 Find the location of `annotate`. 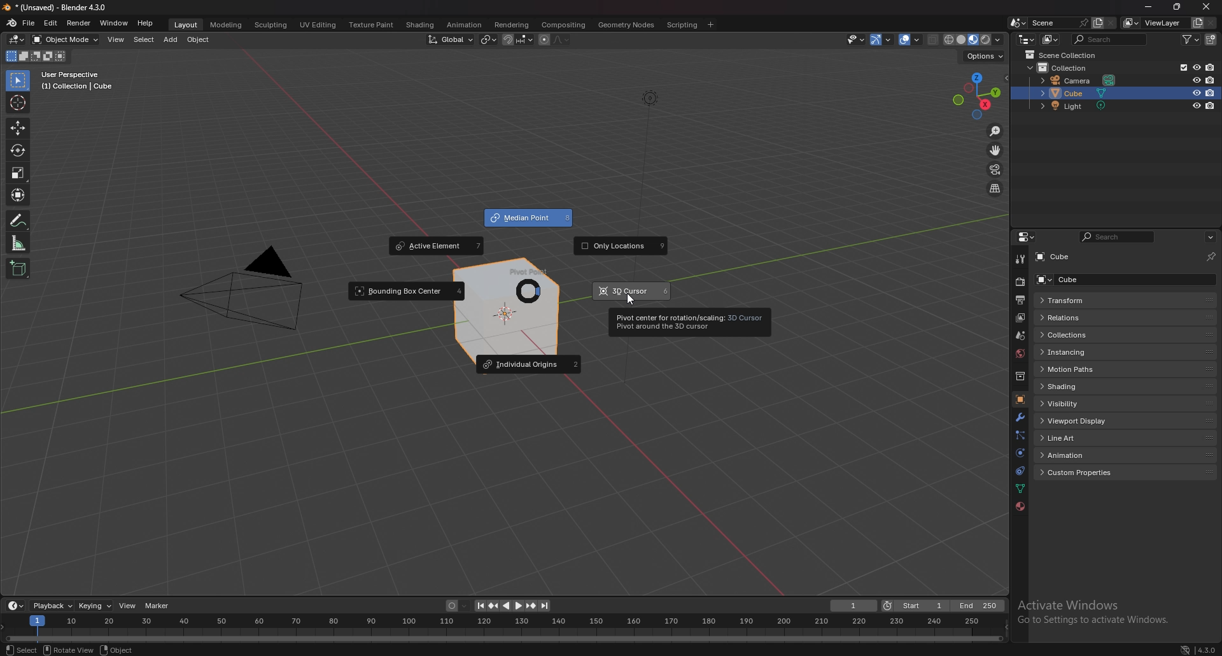

annotate is located at coordinates (17, 220).